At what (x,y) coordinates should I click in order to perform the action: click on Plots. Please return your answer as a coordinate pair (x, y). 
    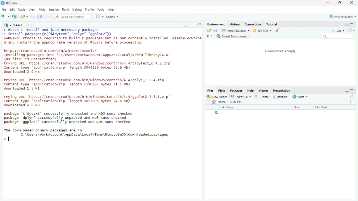
    Looking at the image, I should click on (222, 91).